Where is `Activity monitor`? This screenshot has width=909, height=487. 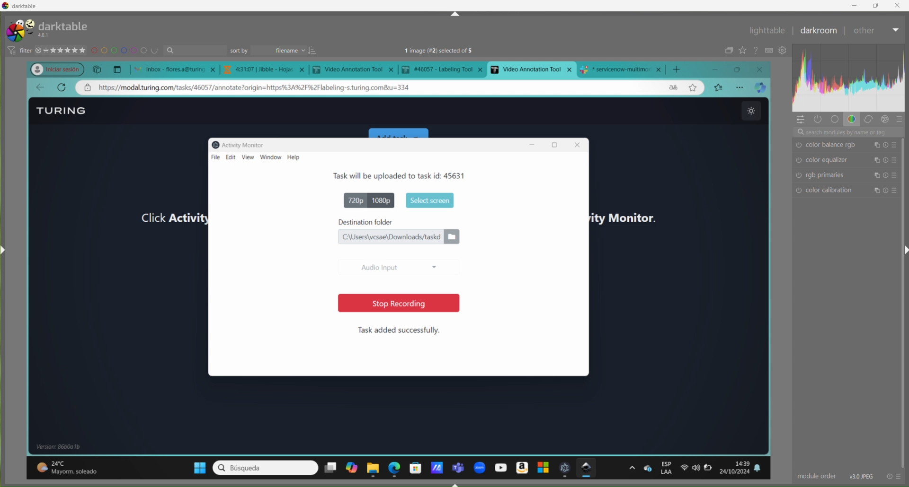 Activity monitor is located at coordinates (242, 144).